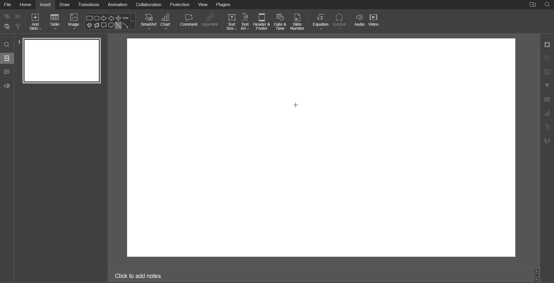 The width and height of the screenshot is (554, 283). Describe the element at coordinates (547, 72) in the screenshot. I see `Image Settings` at that location.